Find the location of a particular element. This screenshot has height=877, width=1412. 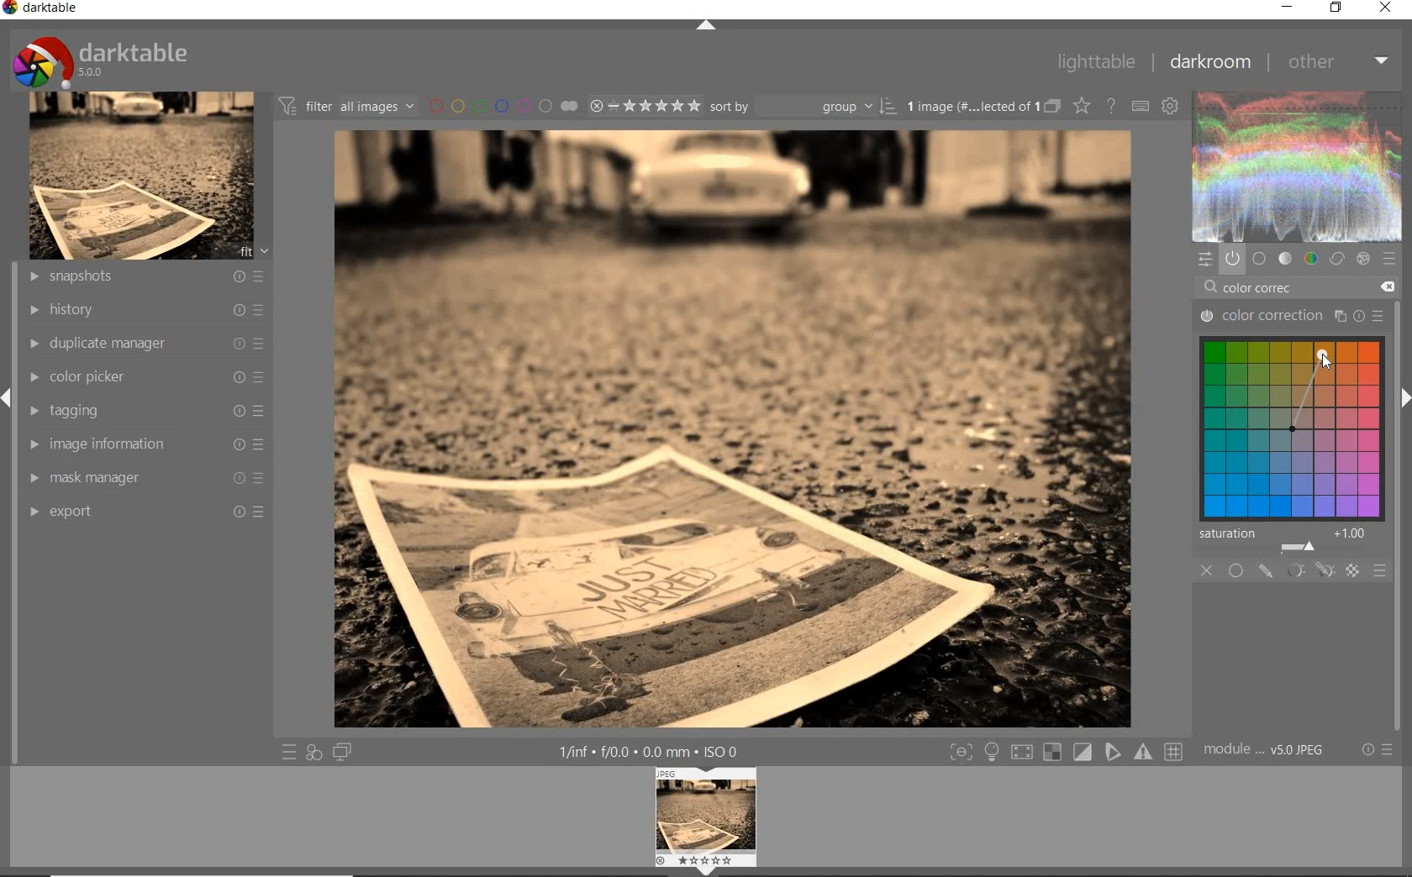

other is located at coordinates (1341, 62).